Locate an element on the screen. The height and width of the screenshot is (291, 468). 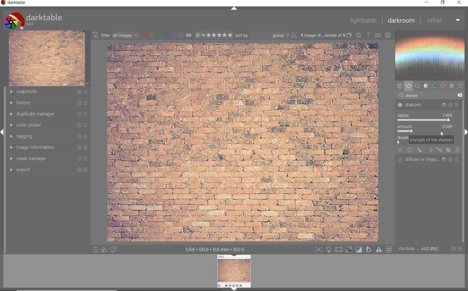
preset is located at coordinates (461, 86).